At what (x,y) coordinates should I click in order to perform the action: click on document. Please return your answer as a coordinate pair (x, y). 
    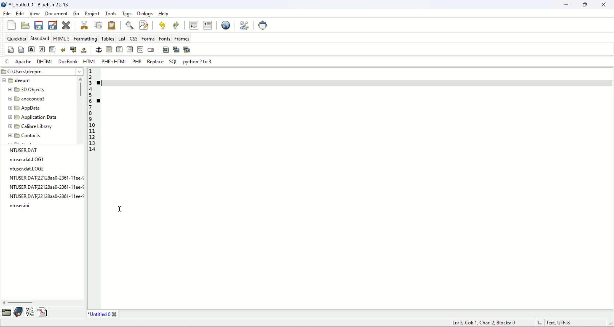
    Looking at the image, I should click on (55, 13).